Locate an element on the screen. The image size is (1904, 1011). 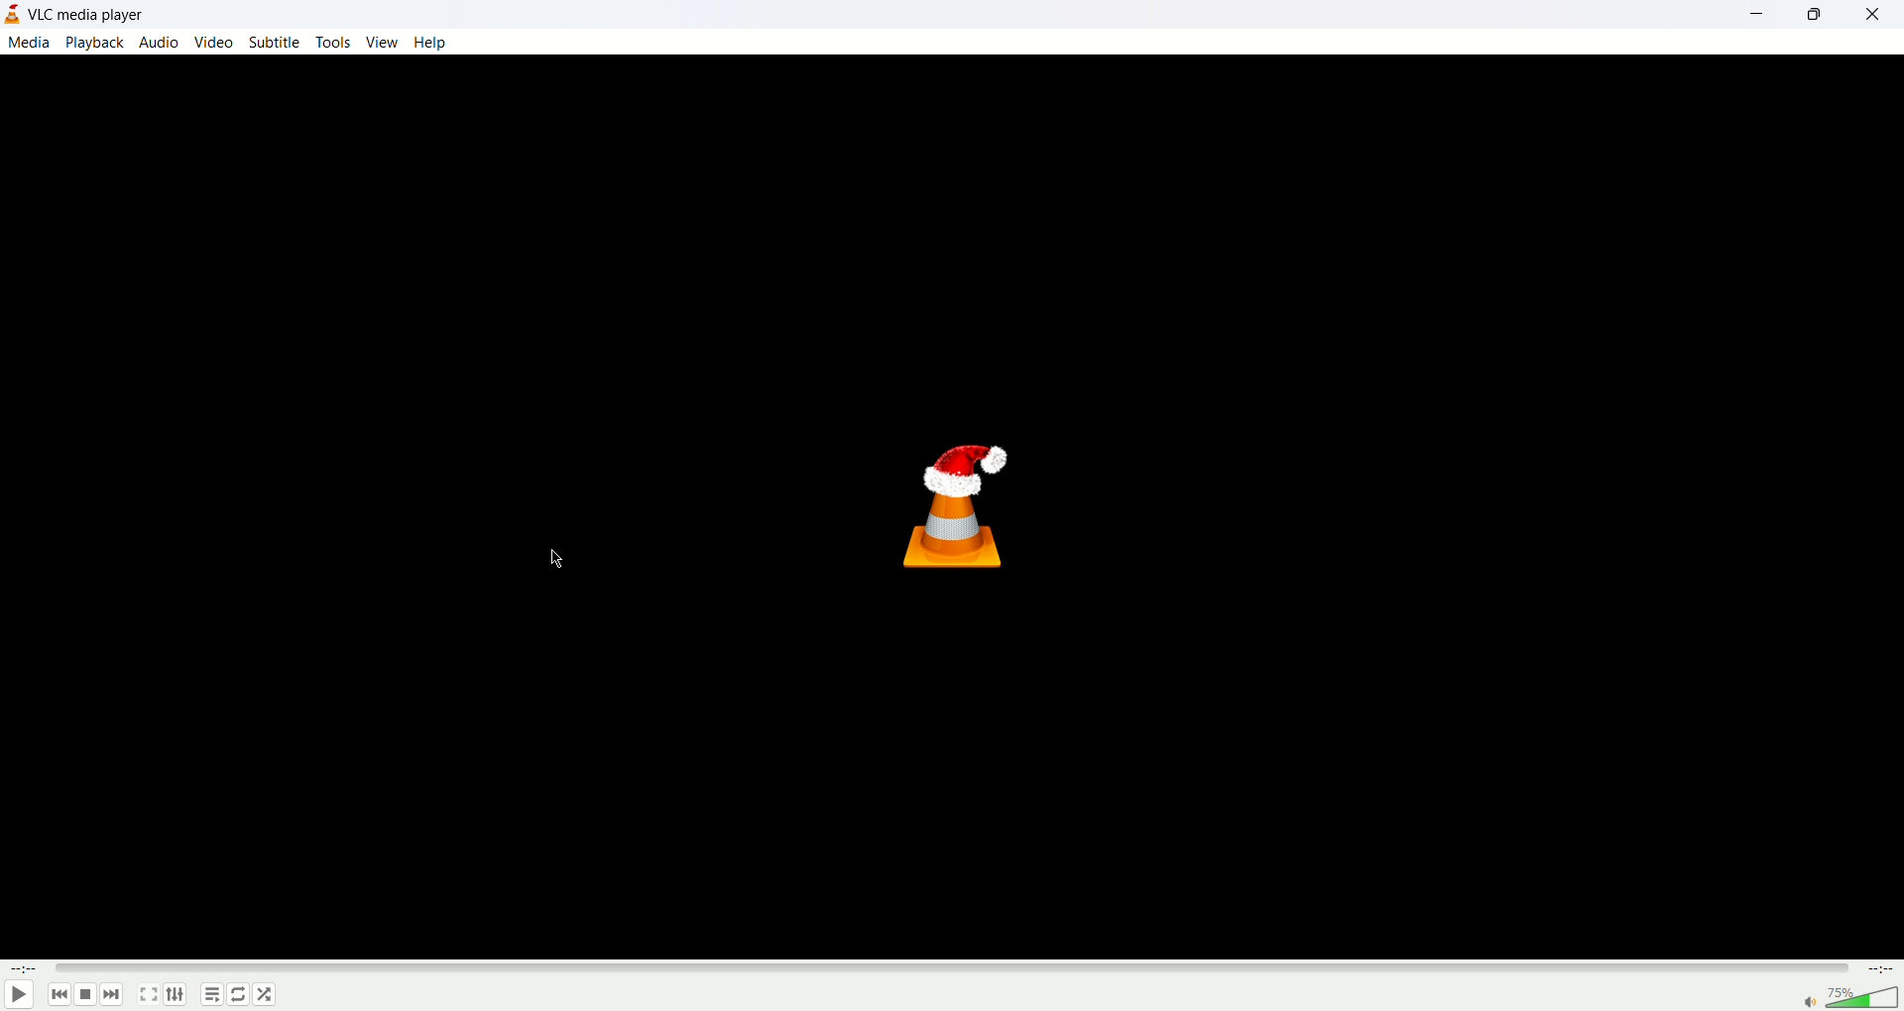
close is located at coordinates (1878, 14).